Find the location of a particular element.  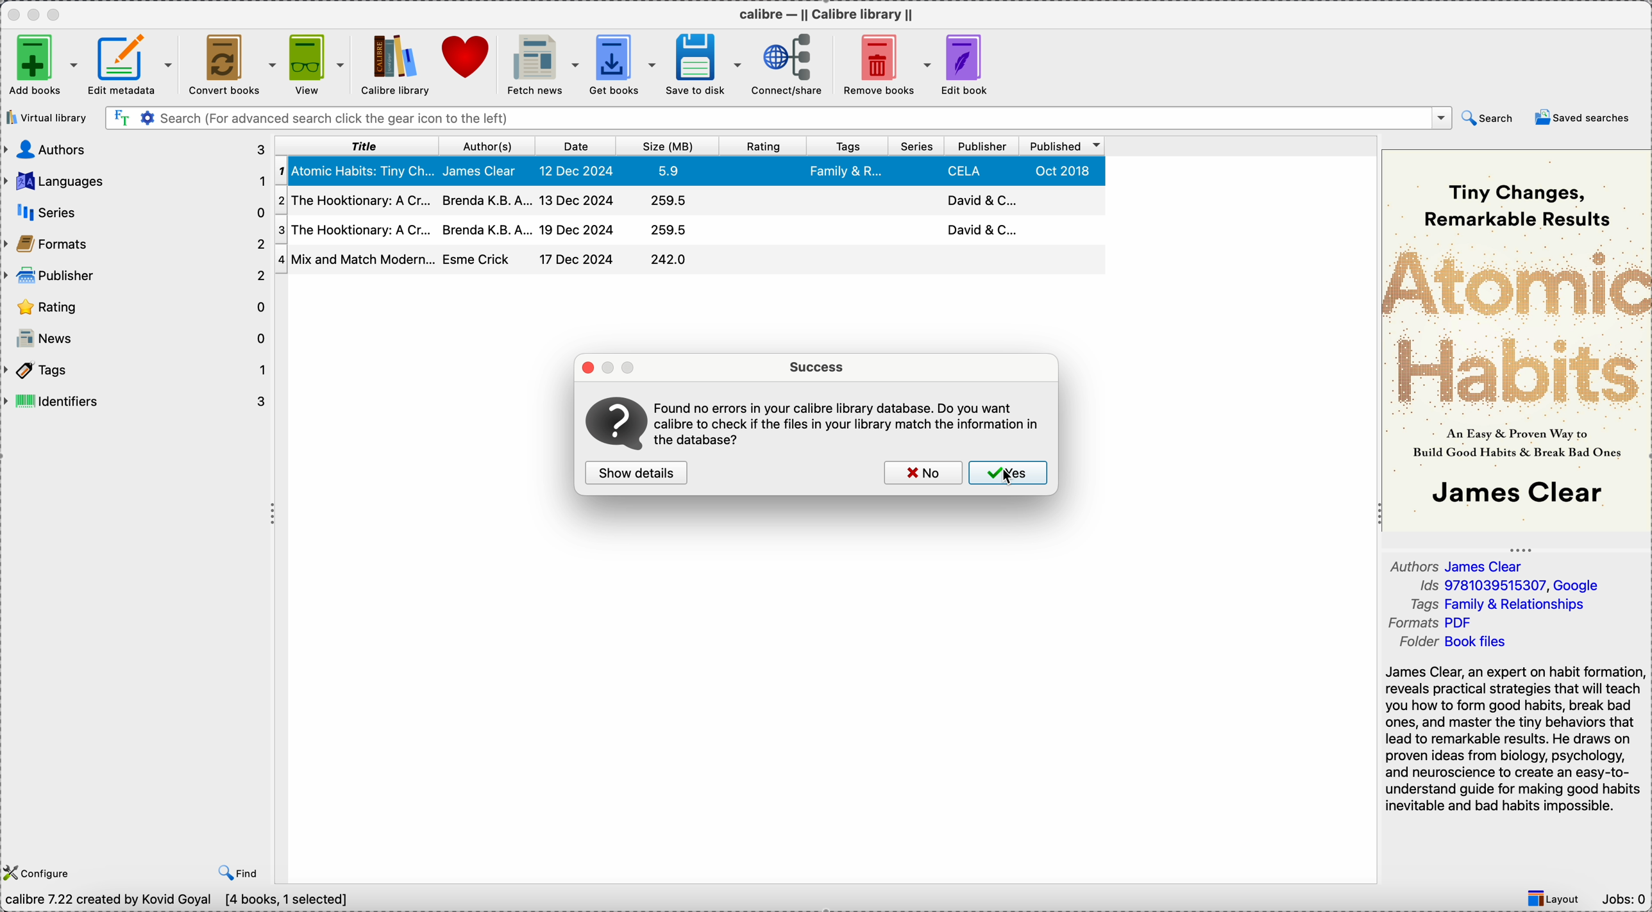

pages is located at coordinates (611, 368).